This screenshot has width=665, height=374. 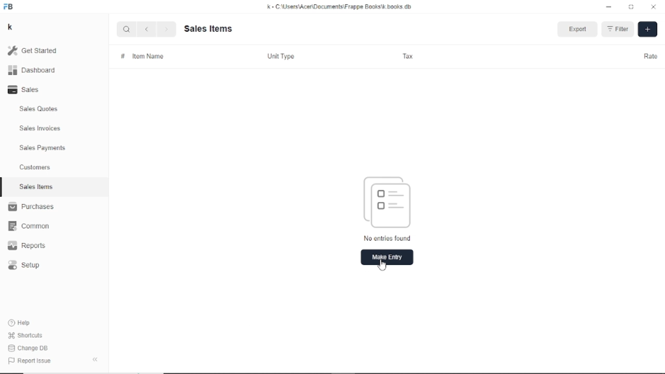 I want to click on Item Name, so click(x=149, y=55).